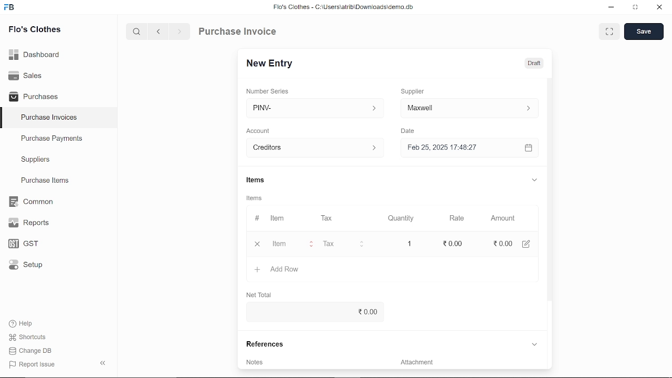 The height and width of the screenshot is (378, 672). Describe the element at coordinates (610, 7) in the screenshot. I see `minimize` at that location.